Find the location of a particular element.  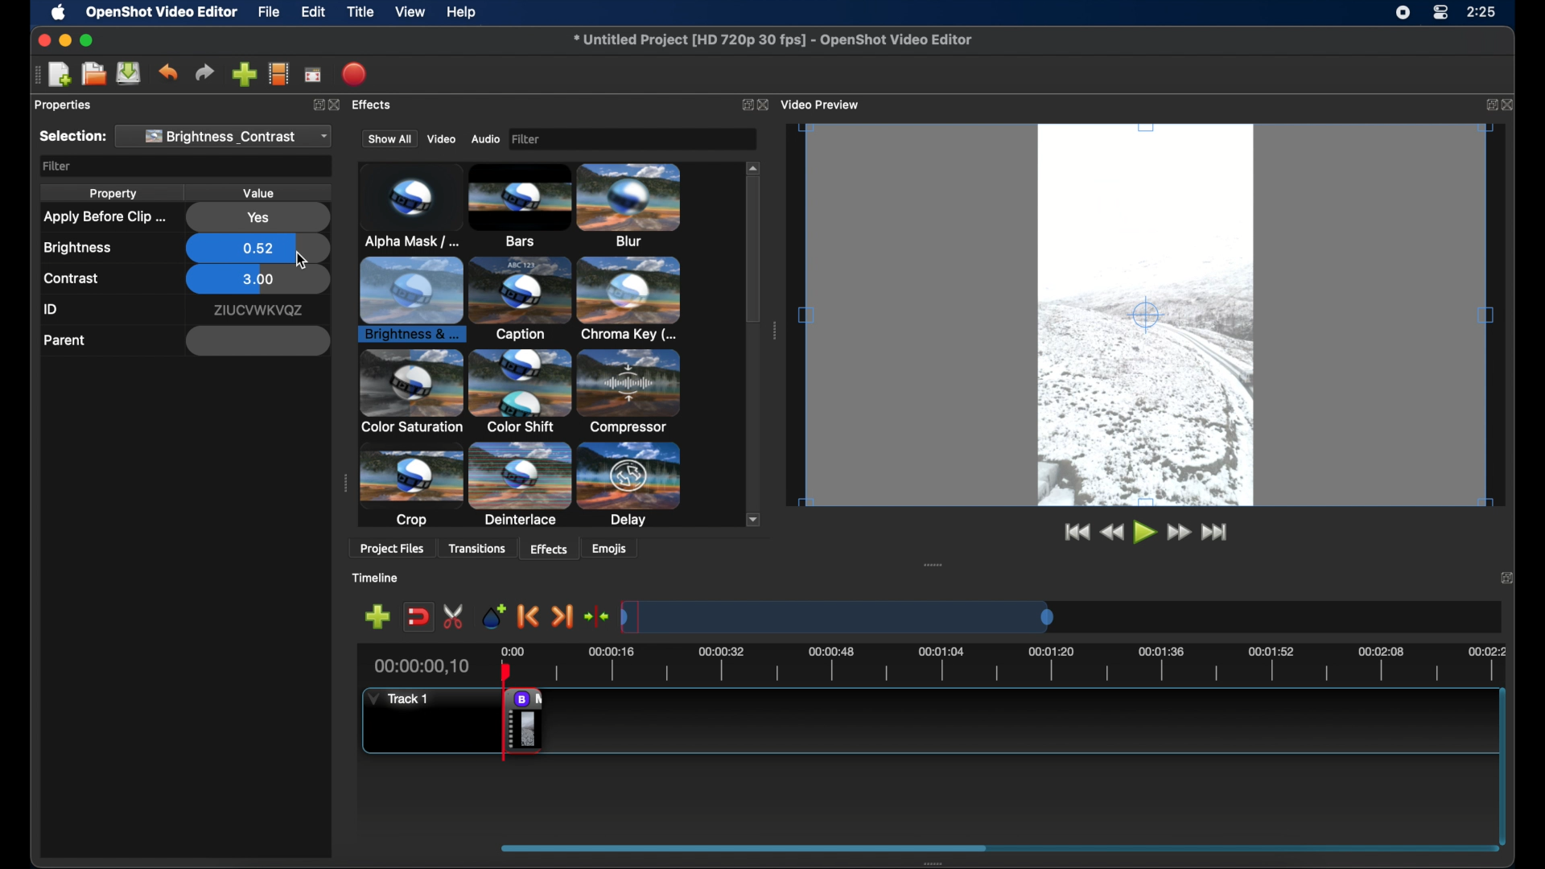

add marker is located at coordinates (488, 614).